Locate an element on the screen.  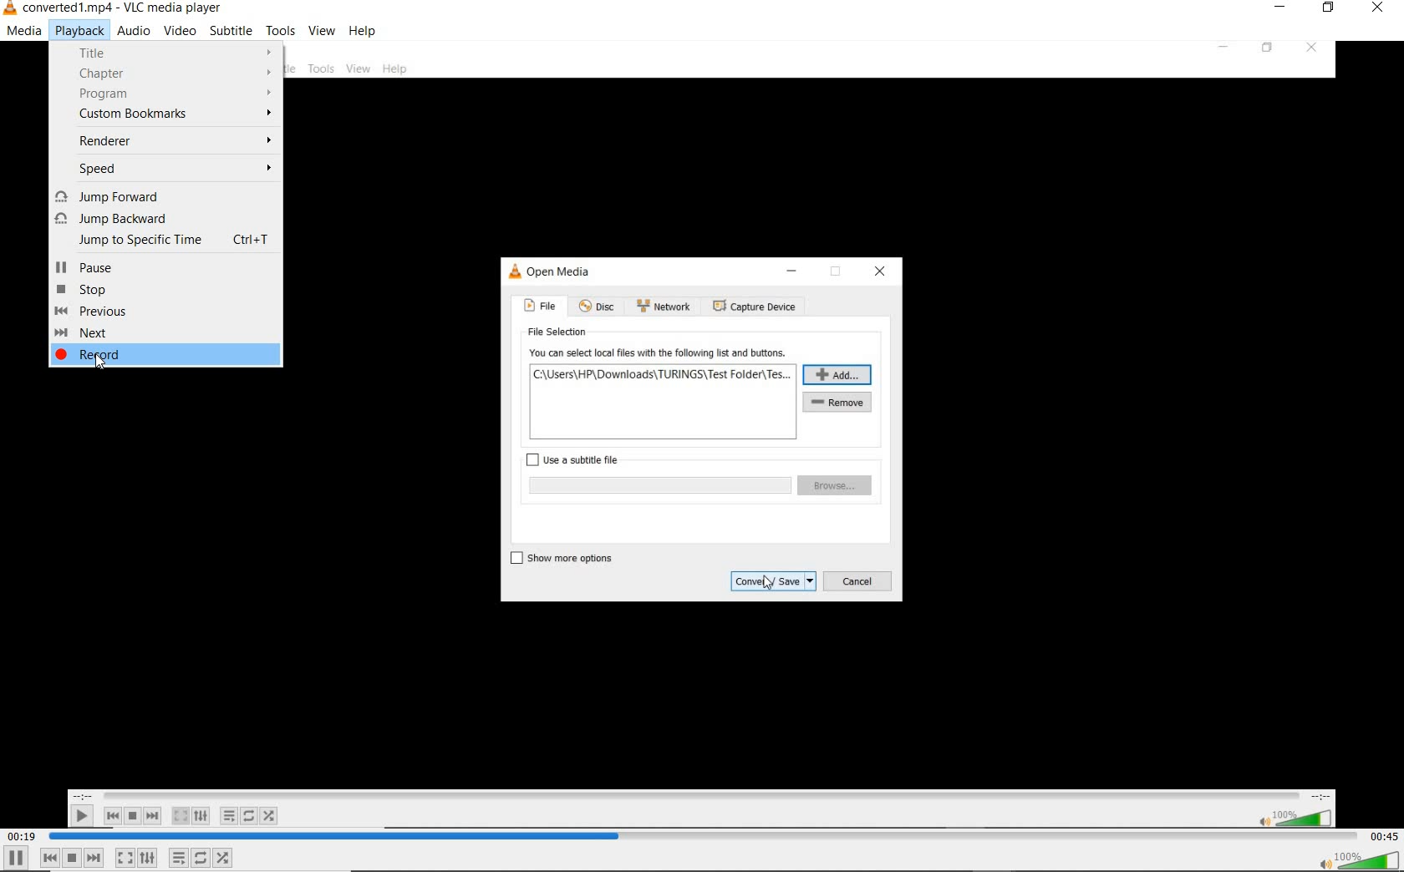
video is located at coordinates (813, 434).